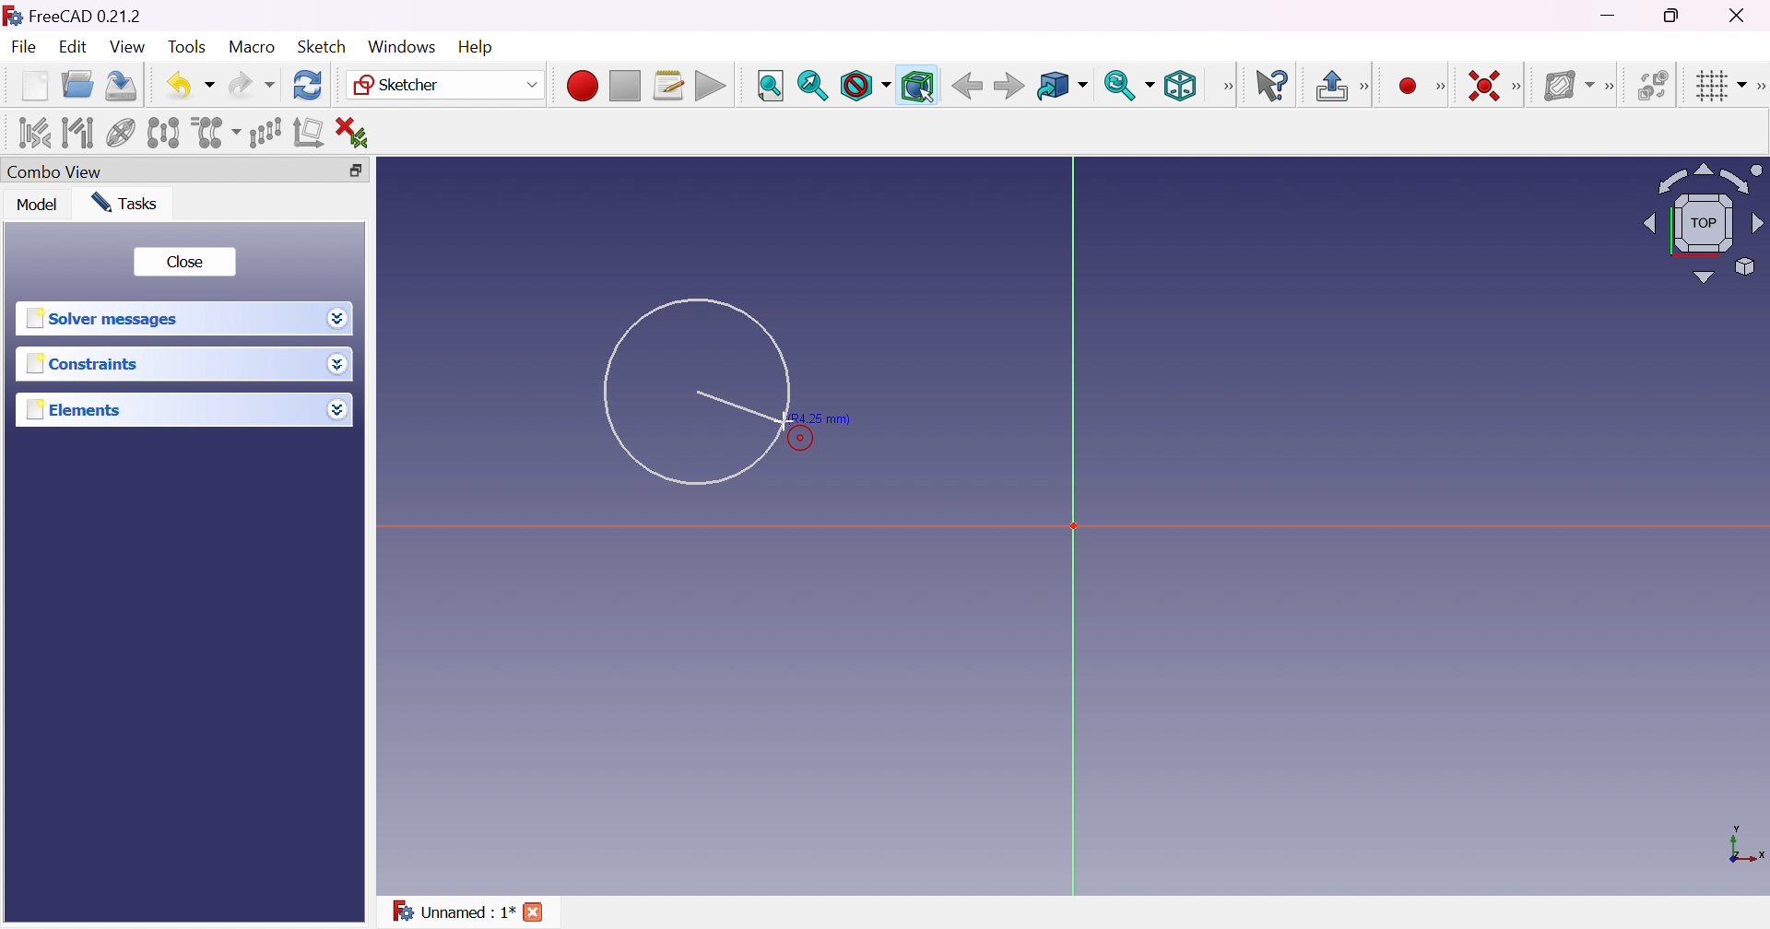 The image size is (1770, 929). Describe the element at coordinates (310, 132) in the screenshot. I see `Remove axes alignment` at that location.